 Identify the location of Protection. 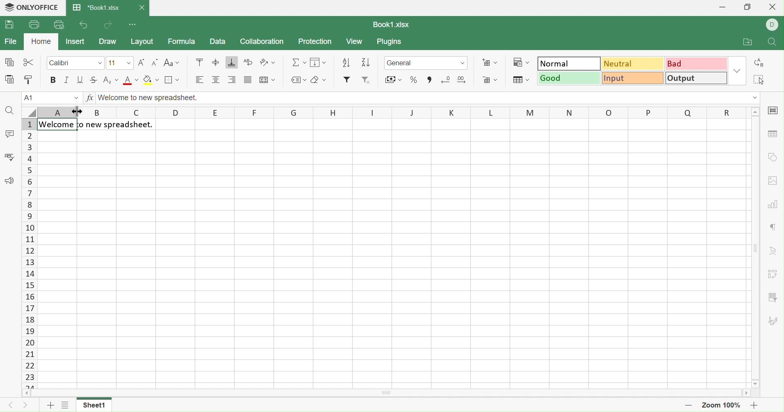
(316, 41).